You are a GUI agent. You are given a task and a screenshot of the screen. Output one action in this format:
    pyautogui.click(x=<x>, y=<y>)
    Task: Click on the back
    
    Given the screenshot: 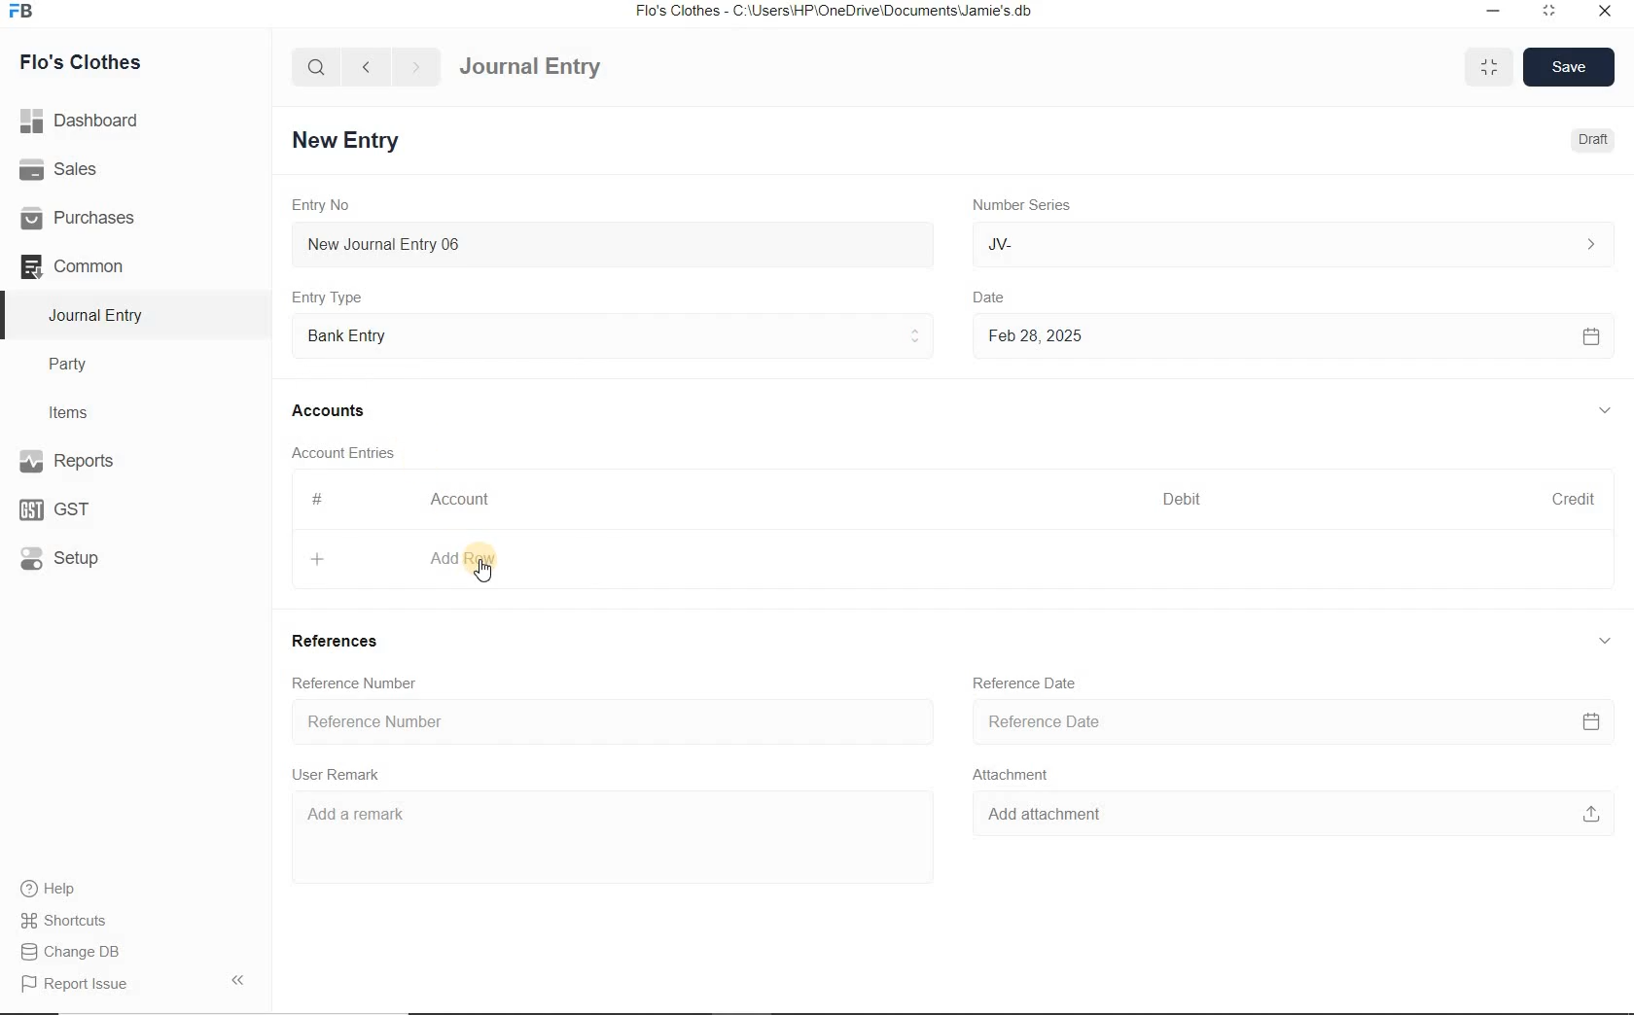 What is the action you would take?
    pyautogui.click(x=366, y=65)
    